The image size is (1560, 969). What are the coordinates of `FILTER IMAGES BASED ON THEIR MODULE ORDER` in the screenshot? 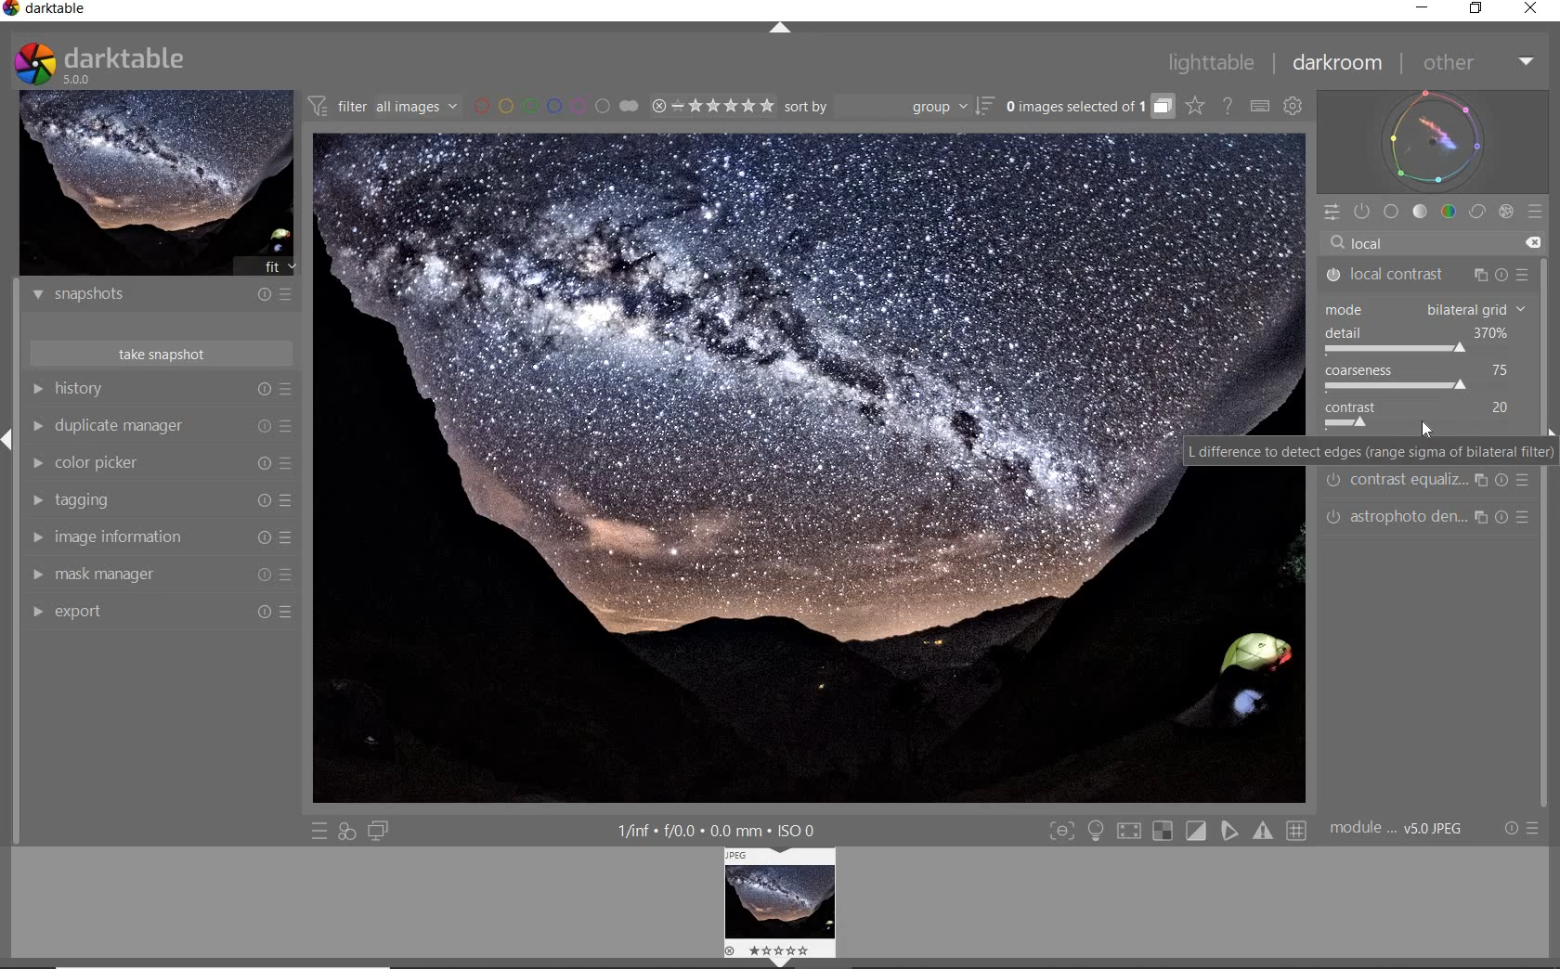 It's located at (383, 106).